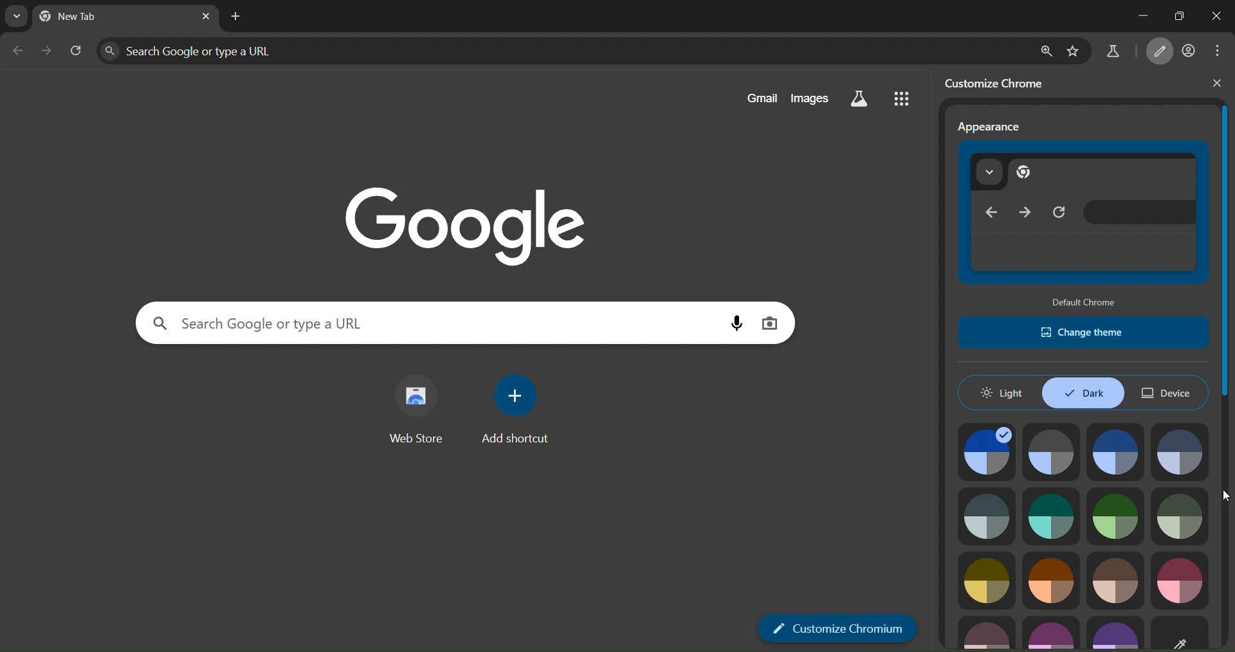 This screenshot has width=1235, height=652. I want to click on theme, so click(1116, 516).